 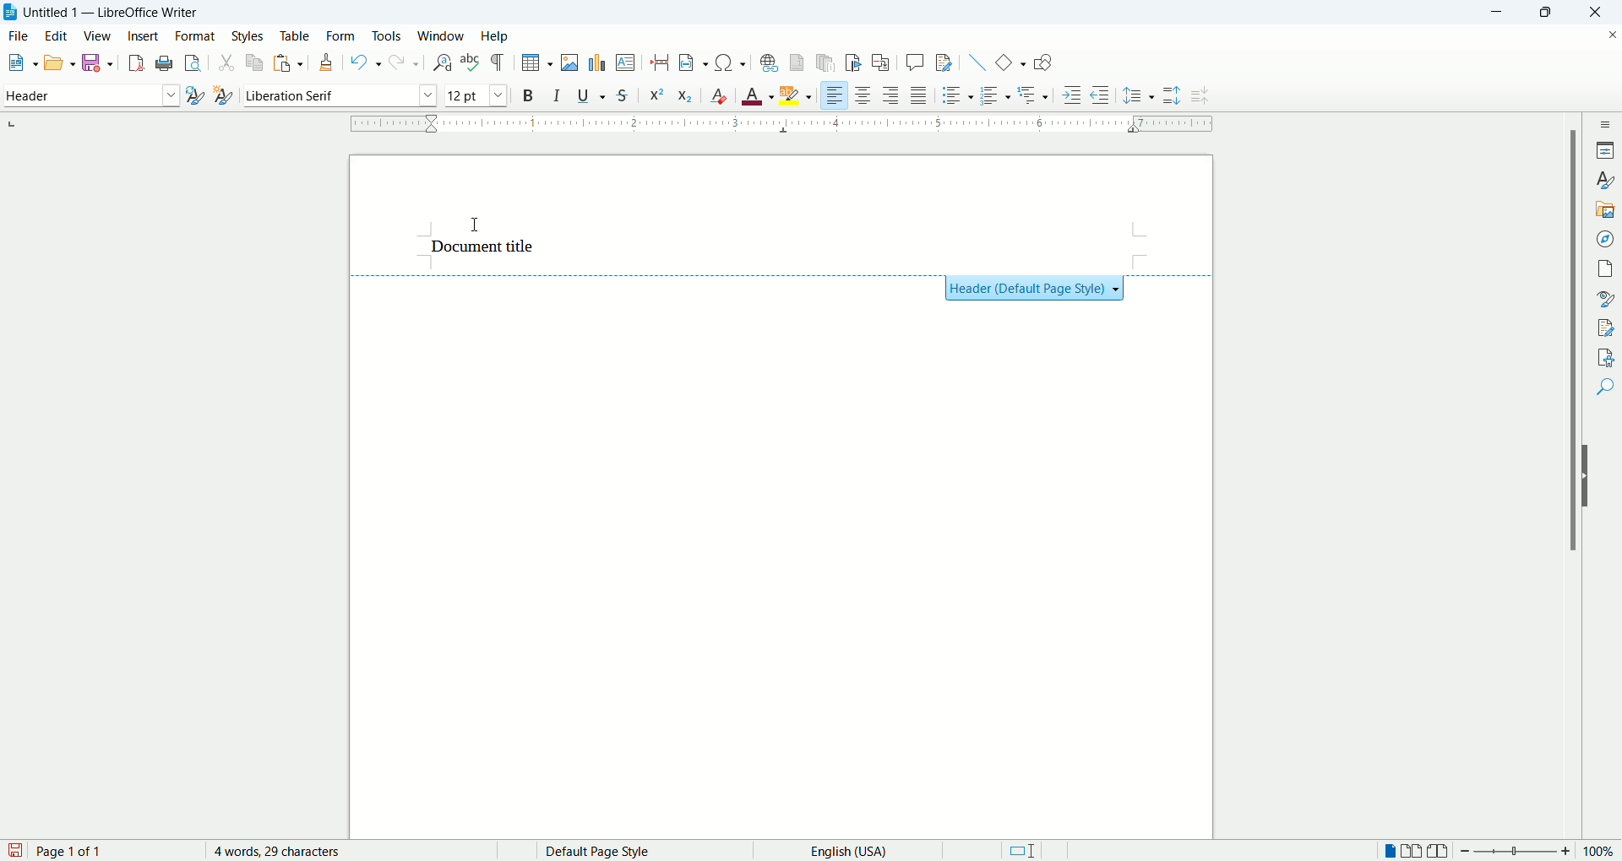 I want to click on pages, so click(x=1607, y=268).